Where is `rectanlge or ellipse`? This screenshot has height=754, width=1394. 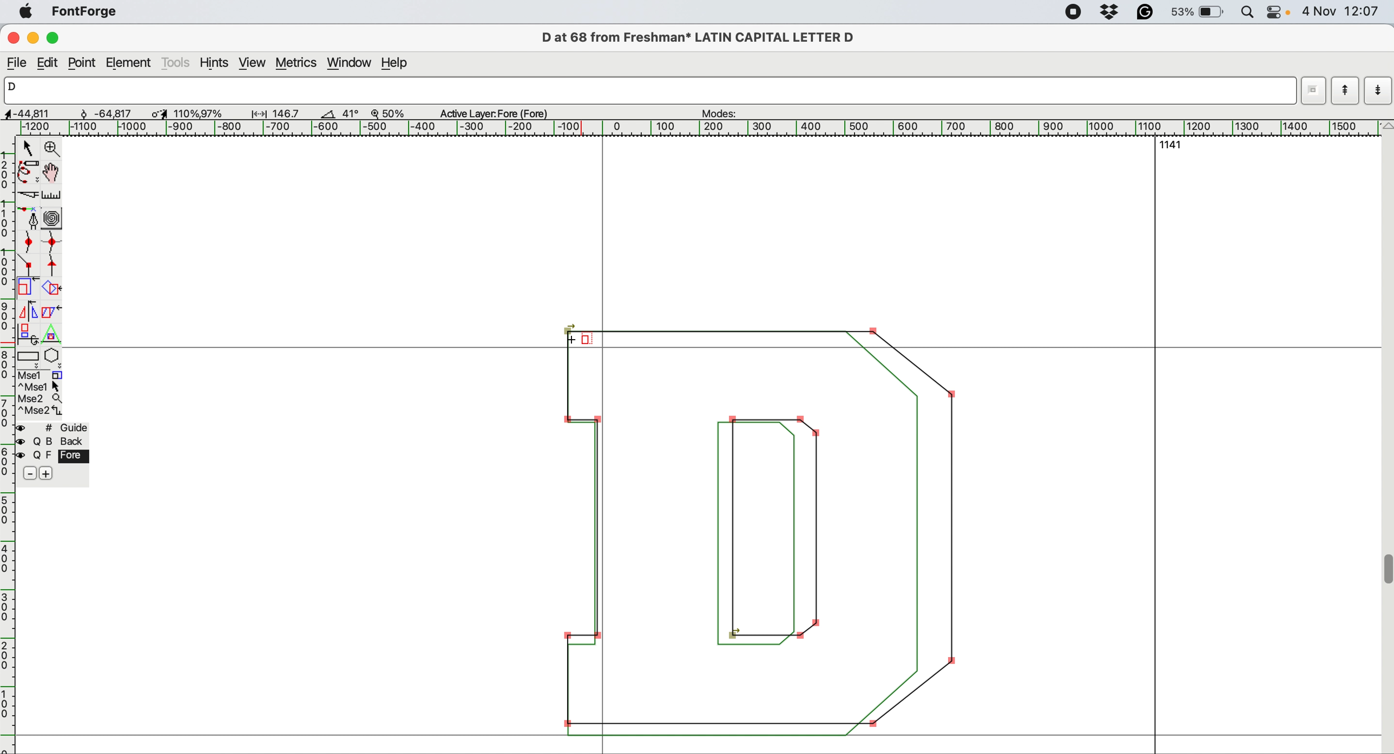 rectanlge or ellipse is located at coordinates (29, 358).